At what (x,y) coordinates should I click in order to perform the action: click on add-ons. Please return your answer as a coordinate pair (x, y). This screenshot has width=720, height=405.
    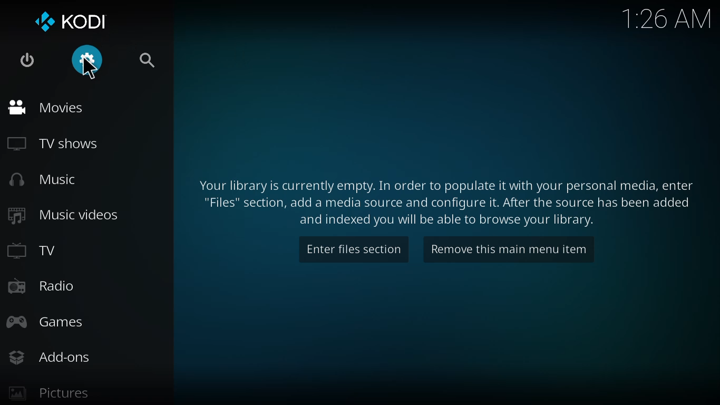
    Looking at the image, I should click on (53, 358).